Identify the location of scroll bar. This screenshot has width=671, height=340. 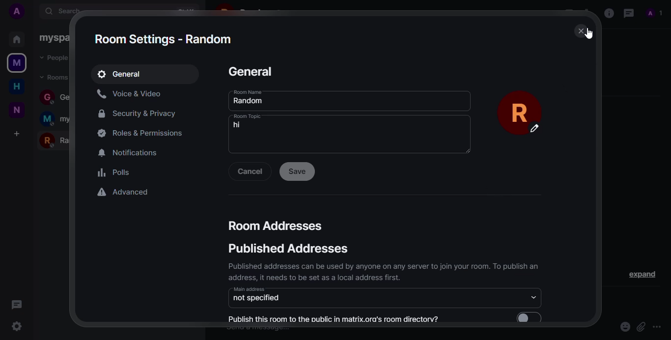
(593, 114).